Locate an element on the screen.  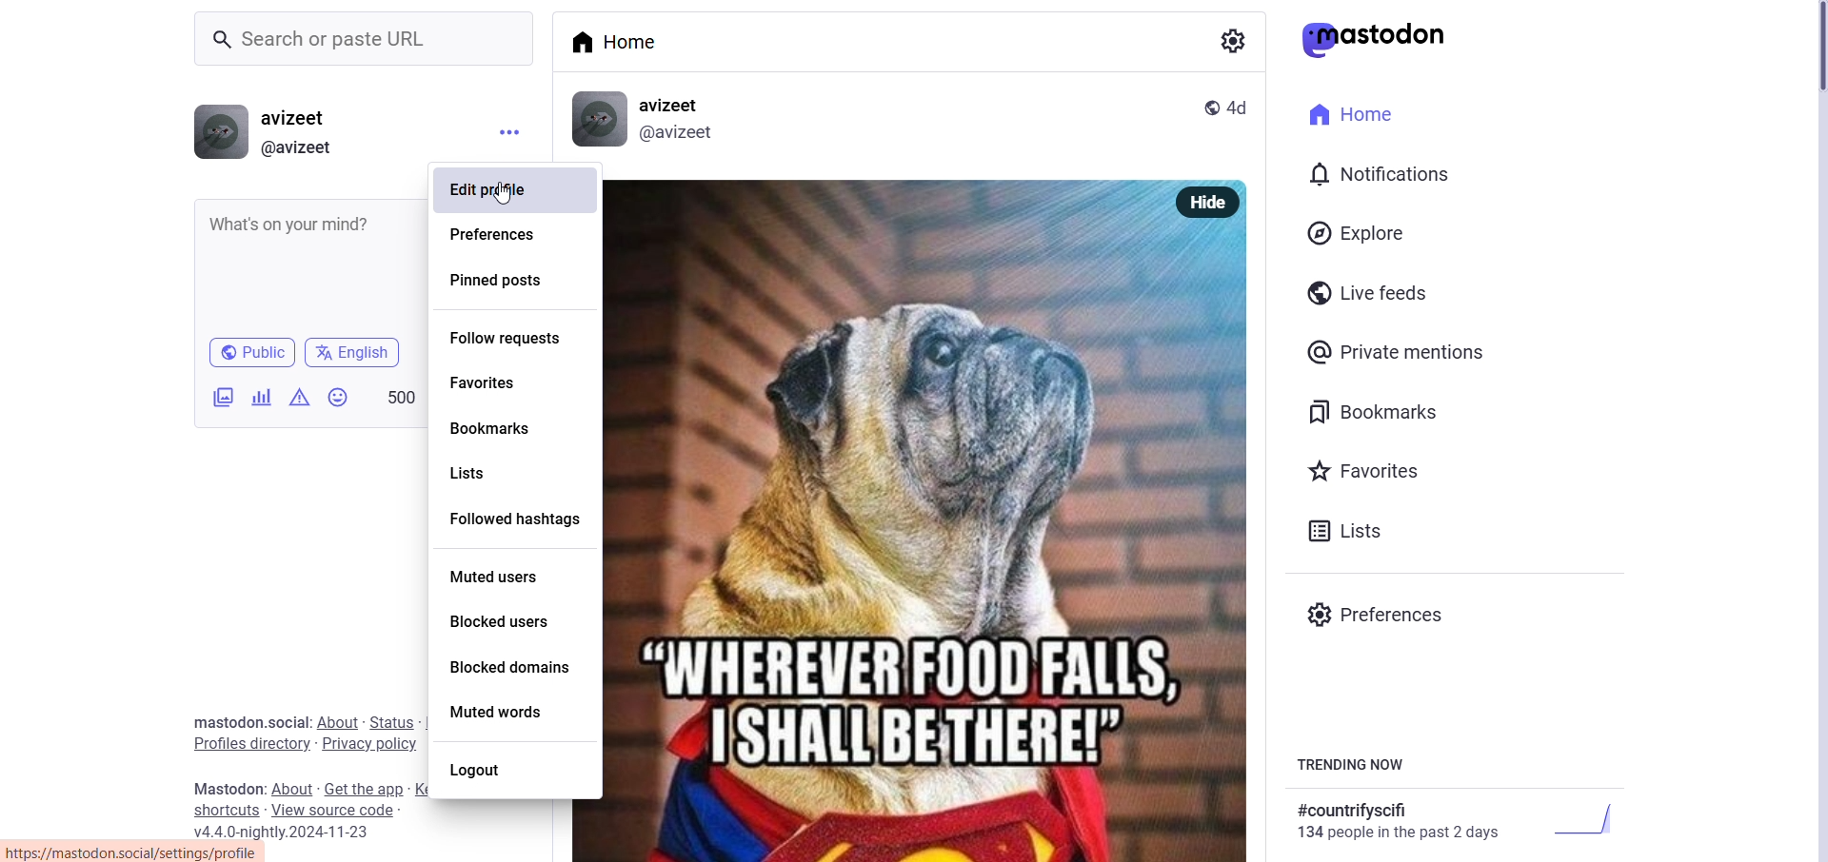
lists is located at coordinates (487, 470).